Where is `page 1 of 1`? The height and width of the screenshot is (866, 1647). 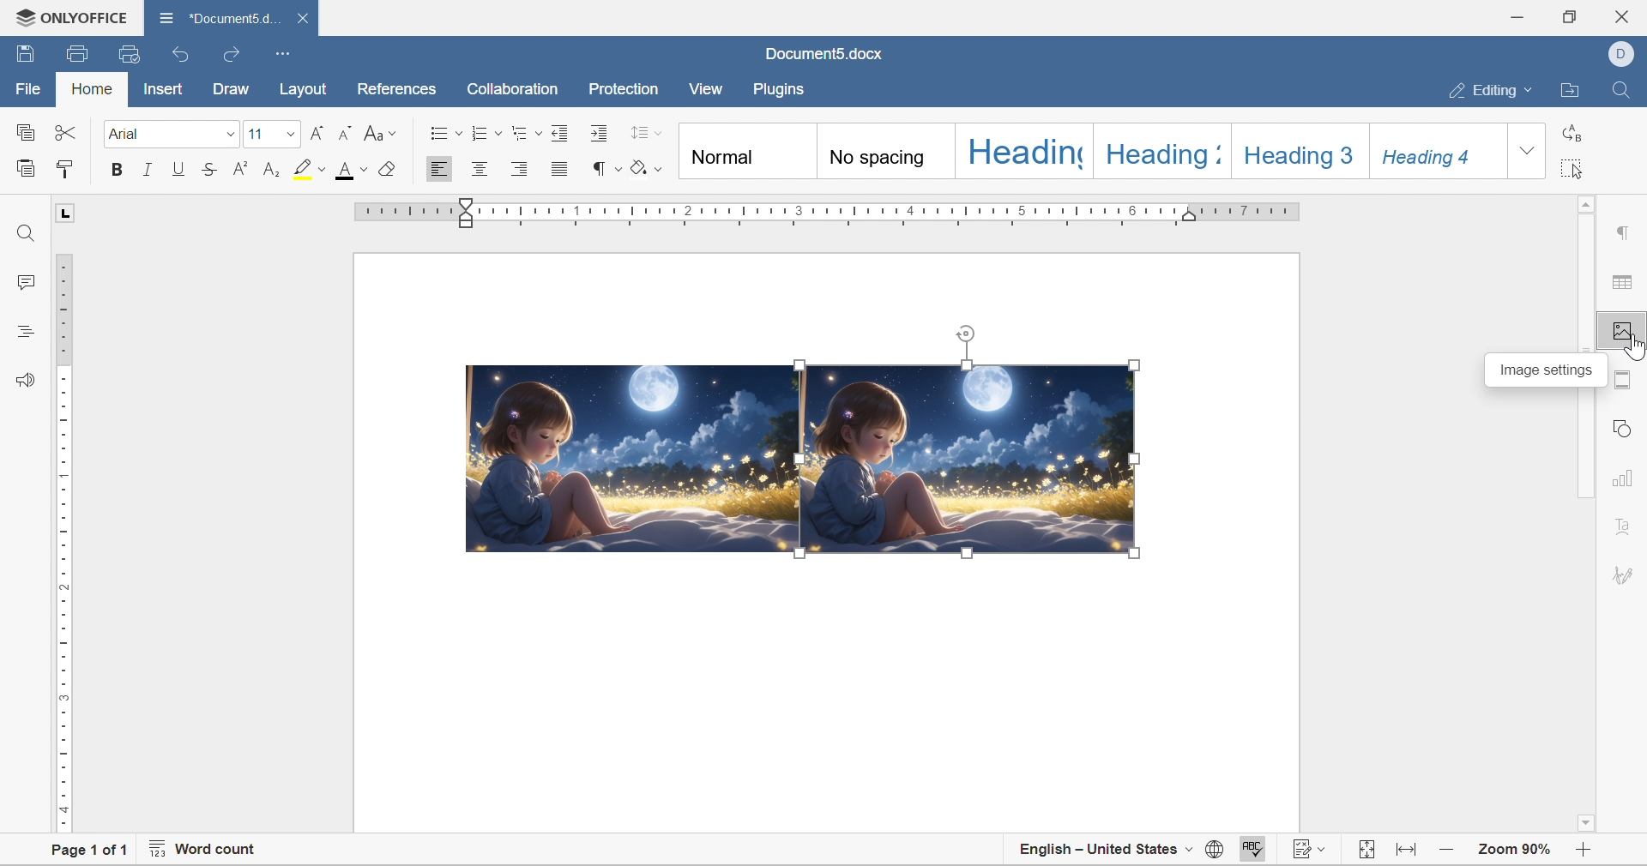
page 1 of 1 is located at coordinates (93, 854).